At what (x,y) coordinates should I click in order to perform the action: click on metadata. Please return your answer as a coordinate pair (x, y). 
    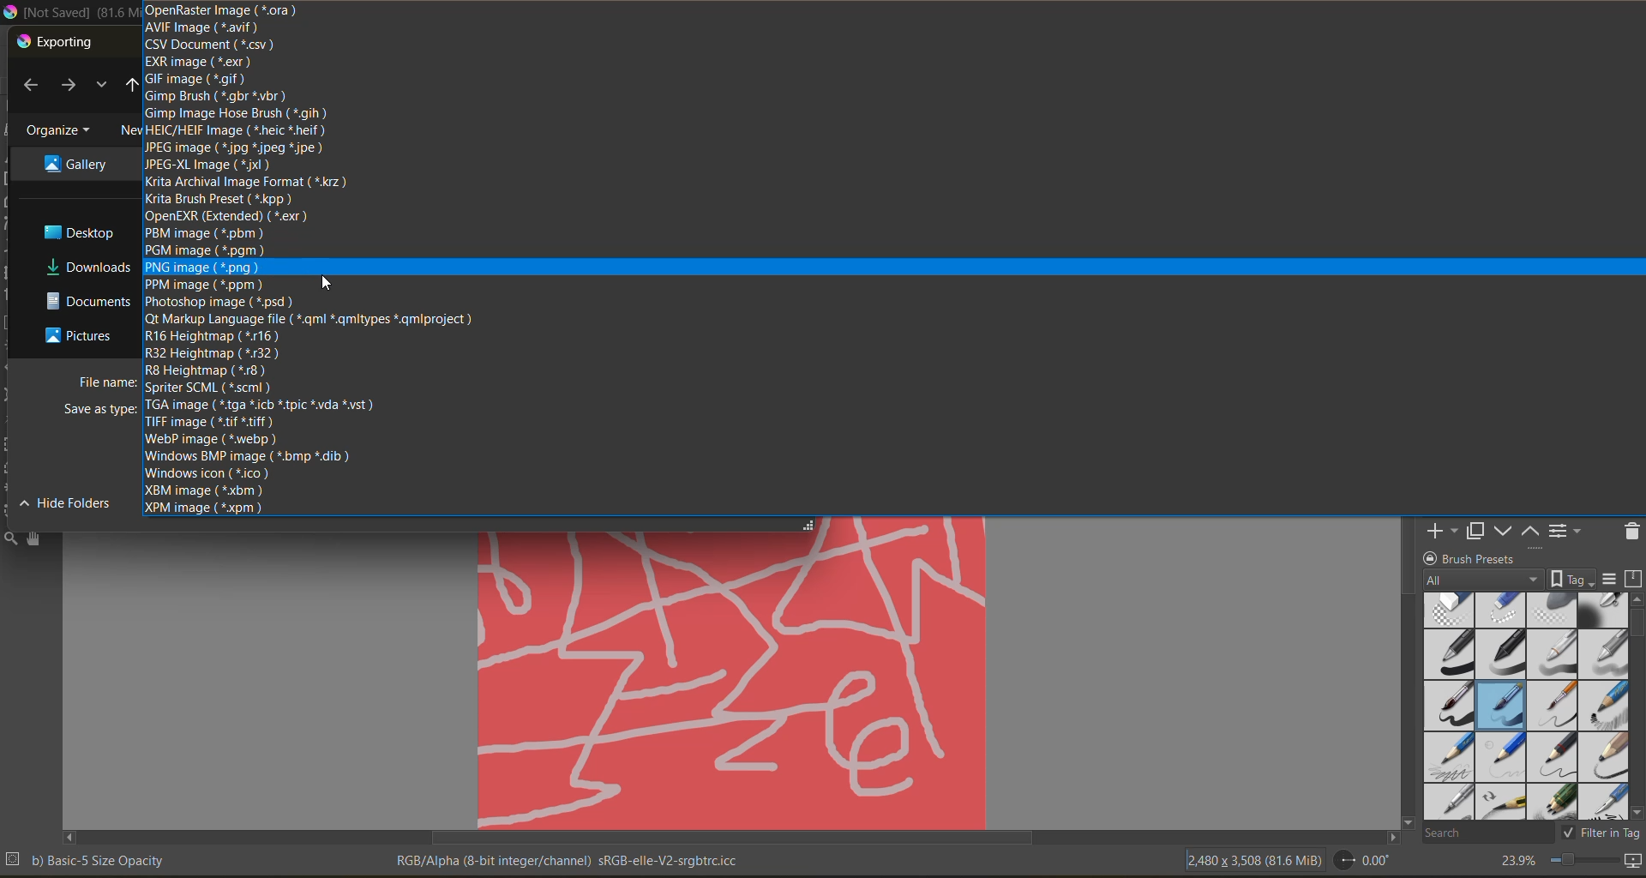
    Looking at the image, I should click on (87, 859).